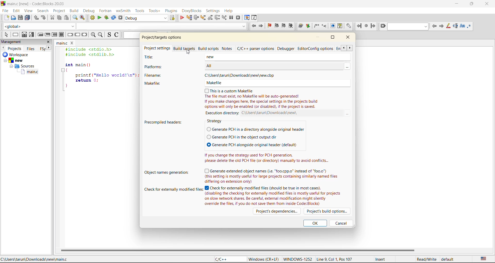  I want to click on redo, so click(44, 18).